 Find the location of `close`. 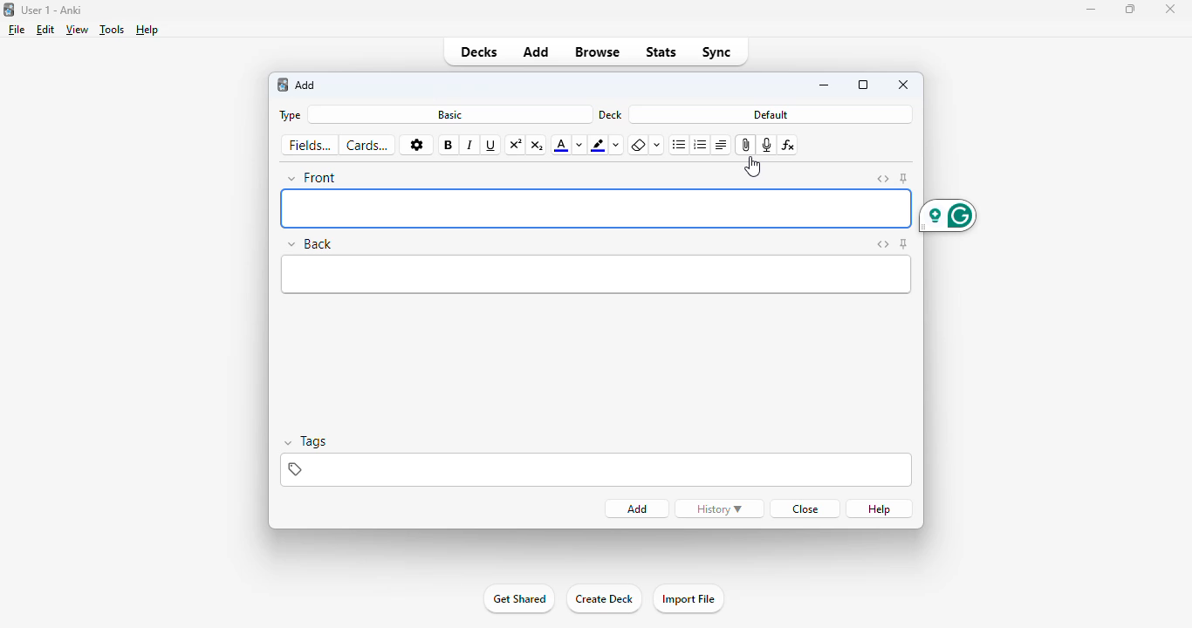

close is located at coordinates (904, 85).